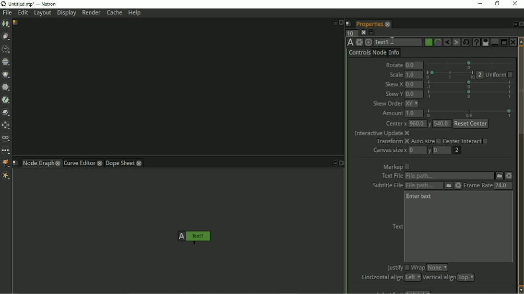 This screenshot has width=524, height=294. I want to click on Auto size, so click(426, 142).